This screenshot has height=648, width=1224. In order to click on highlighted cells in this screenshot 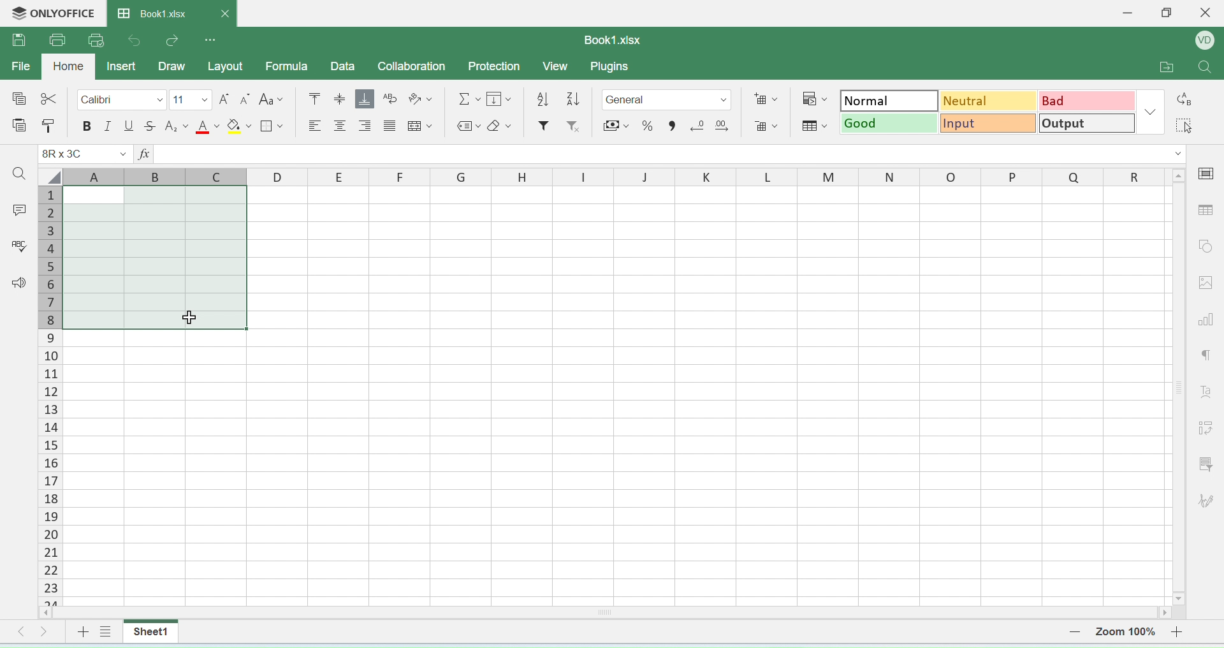, I will do `click(153, 257)`.